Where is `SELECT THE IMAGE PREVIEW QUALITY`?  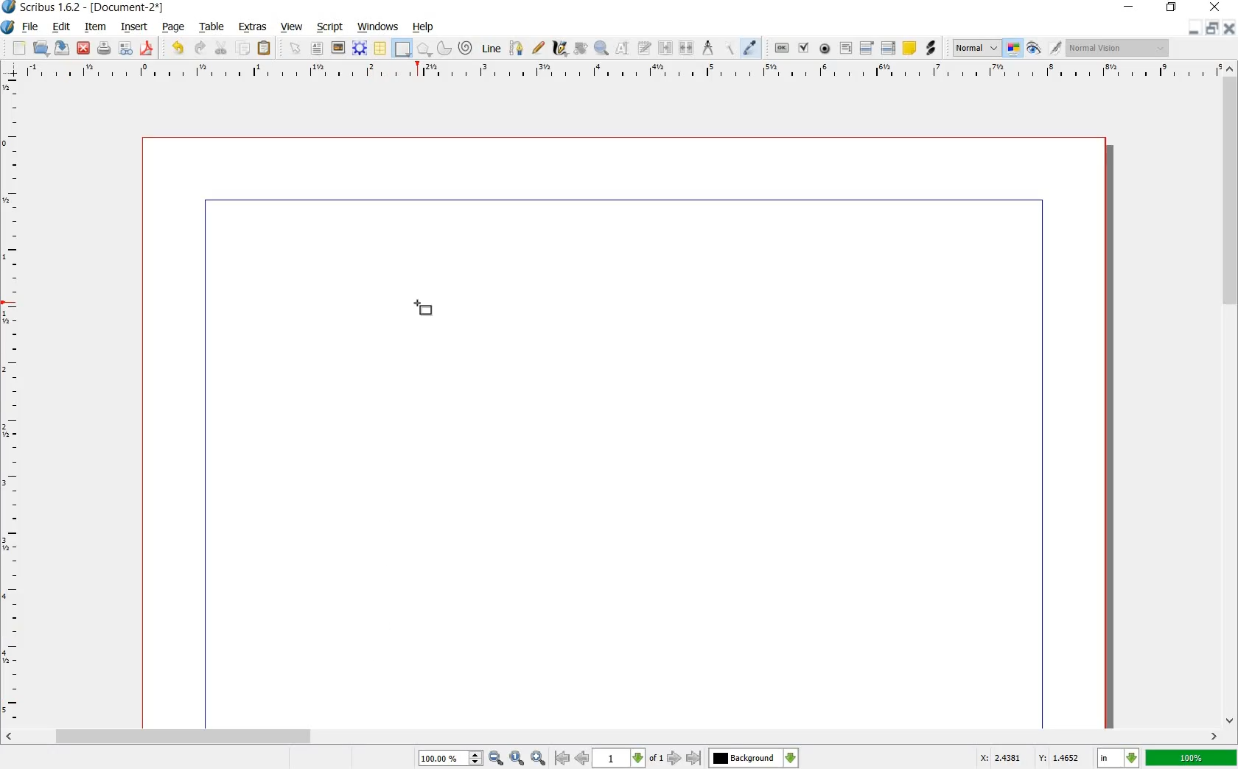
SELECT THE IMAGE PREVIEW QUALITY is located at coordinates (973, 48).